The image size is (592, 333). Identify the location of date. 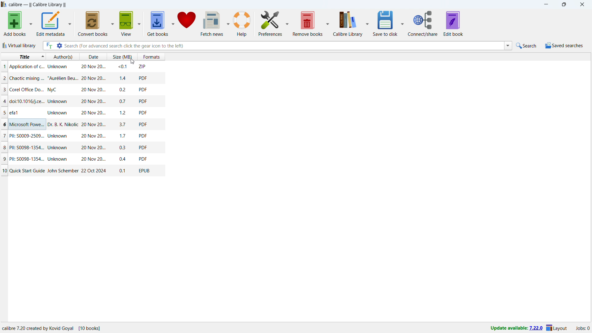
(93, 148).